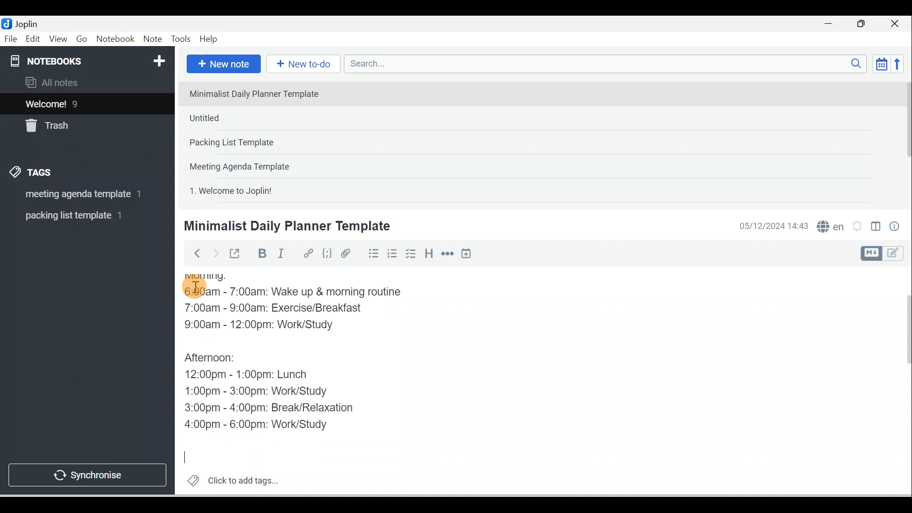 Image resolution: width=912 pixels, height=513 pixels. What do you see at coordinates (301, 291) in the screenshot?
I see `6:00am - 7:00am: Wake up & morning routine` at bounding box center [301, 291].